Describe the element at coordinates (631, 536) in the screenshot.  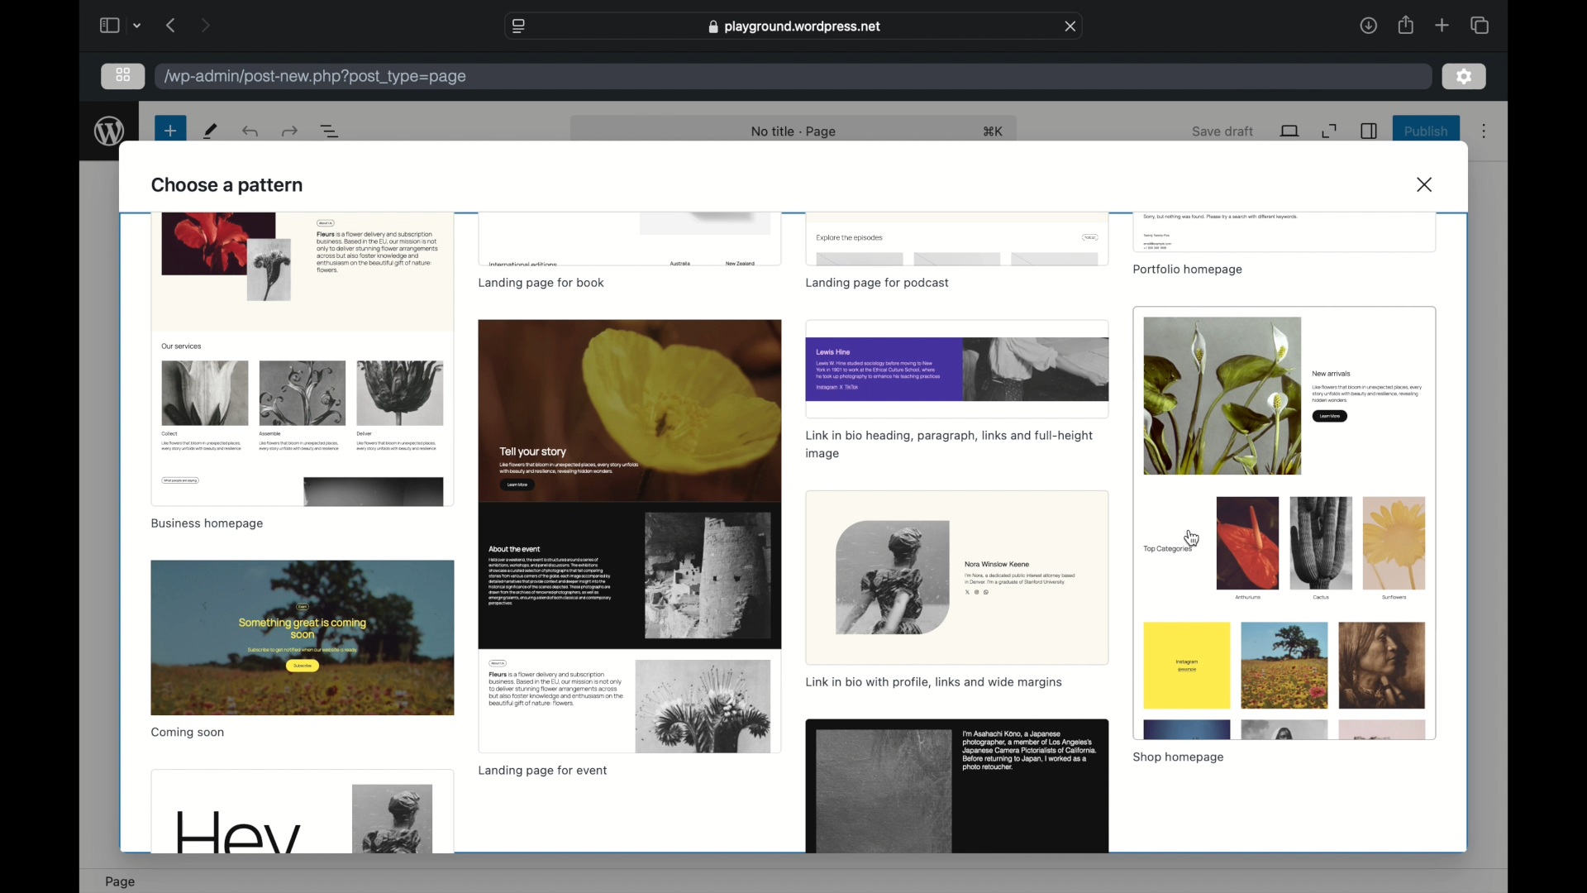
I see `preview` at that location.